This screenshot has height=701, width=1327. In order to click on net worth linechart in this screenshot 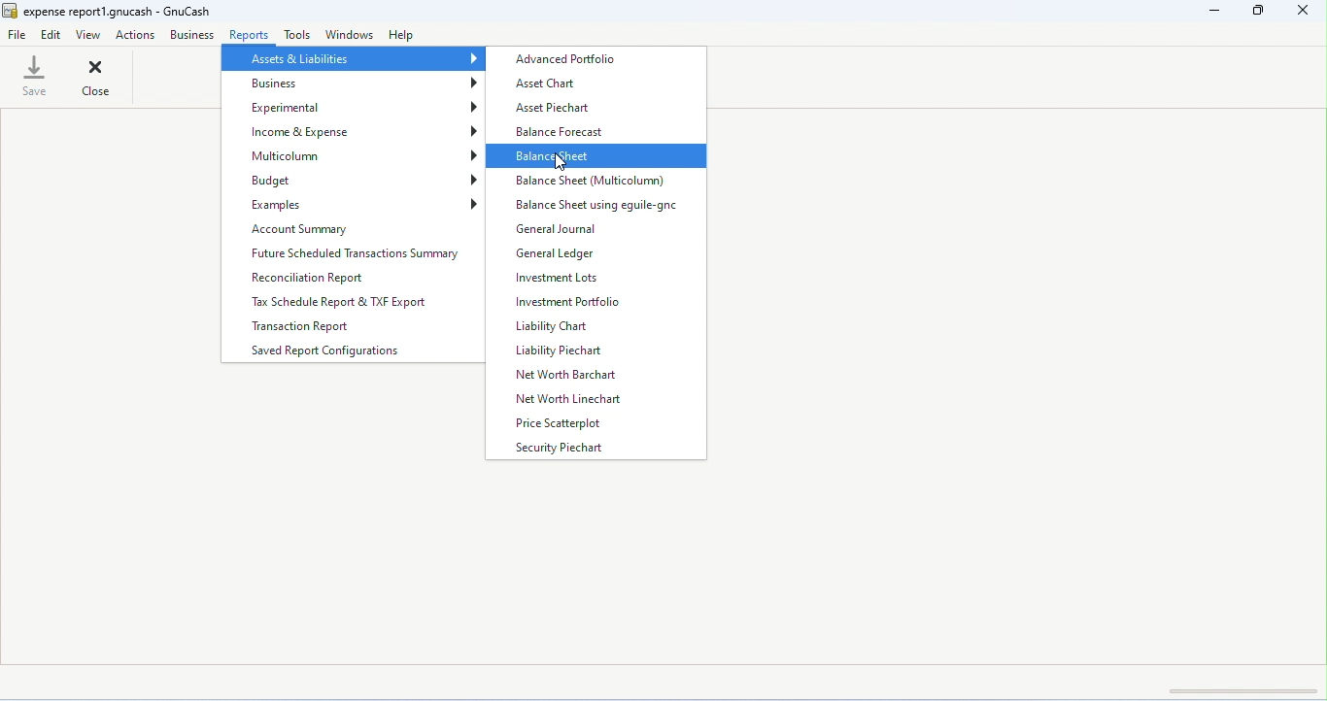, I will do `click(581, 401)`.